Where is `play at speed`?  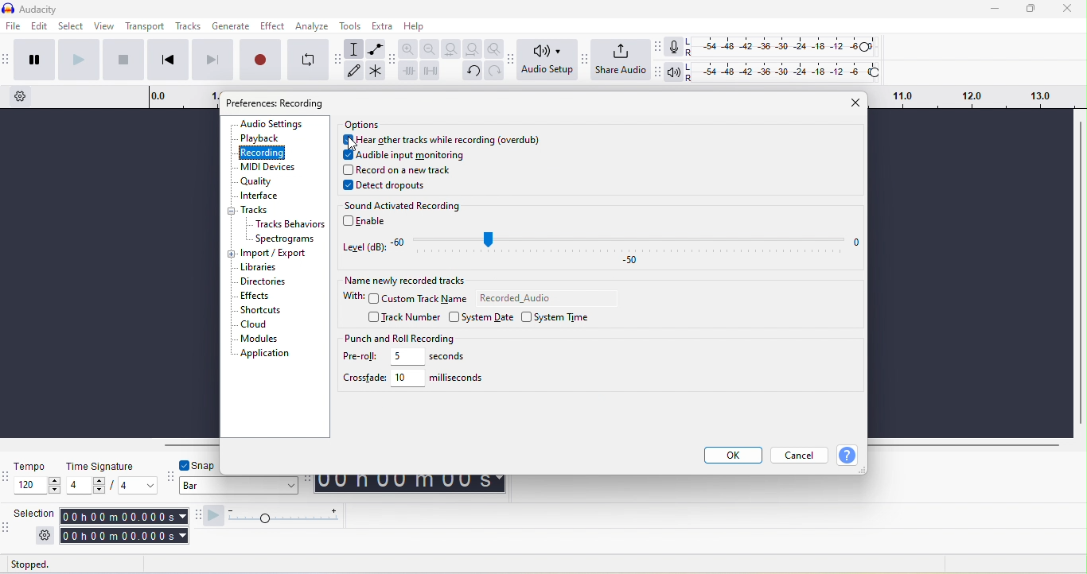 play at speed is located at coordinates (282, 516).